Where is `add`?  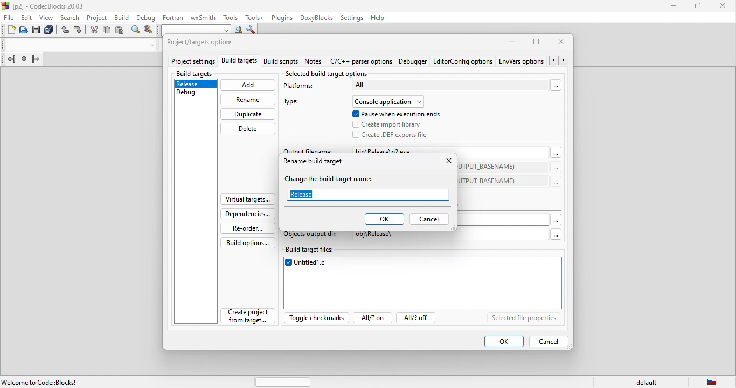 add is located at coordinates (248, 85).